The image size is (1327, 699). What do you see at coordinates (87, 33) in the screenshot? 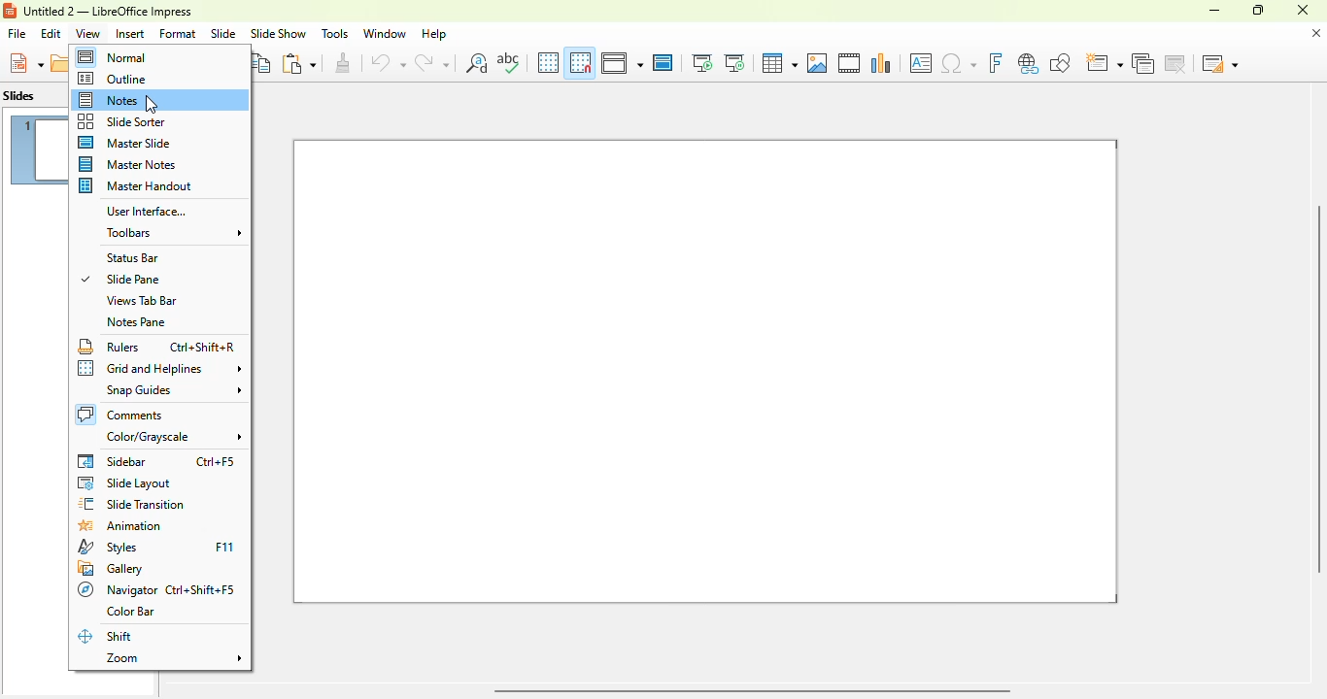
I see `view` at bounding box center [87, 33].